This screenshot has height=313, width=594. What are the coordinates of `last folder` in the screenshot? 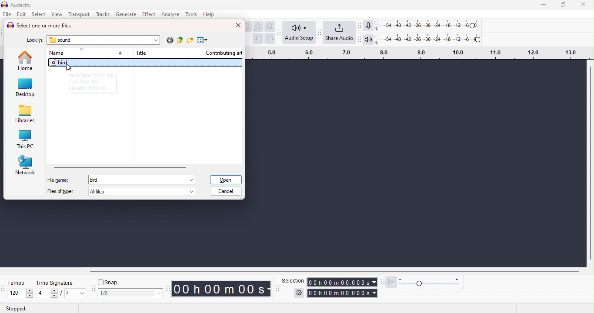 It's located at (169, 41).